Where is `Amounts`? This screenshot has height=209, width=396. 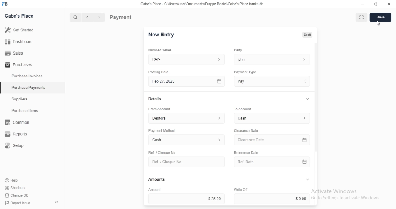 Amounts is located at coordinates (155, 179).